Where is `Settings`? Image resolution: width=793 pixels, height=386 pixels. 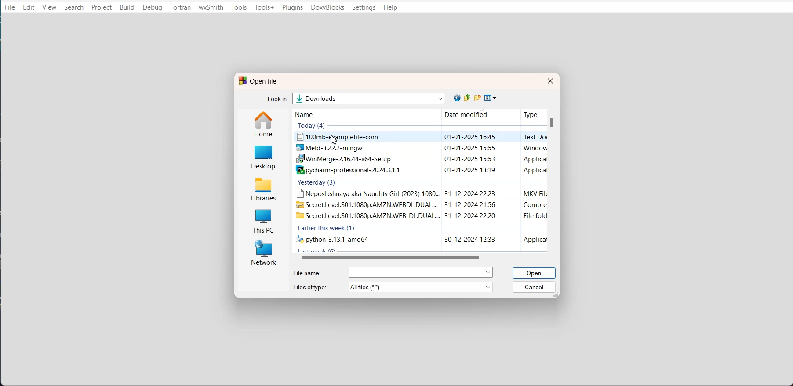 Settings is located at coordinates (364, 7).